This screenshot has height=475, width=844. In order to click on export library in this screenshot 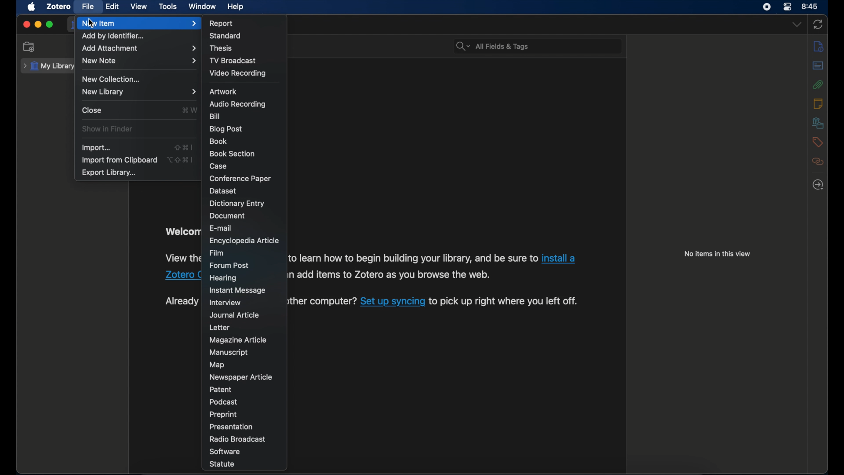, I will do `click(109, 173)`.